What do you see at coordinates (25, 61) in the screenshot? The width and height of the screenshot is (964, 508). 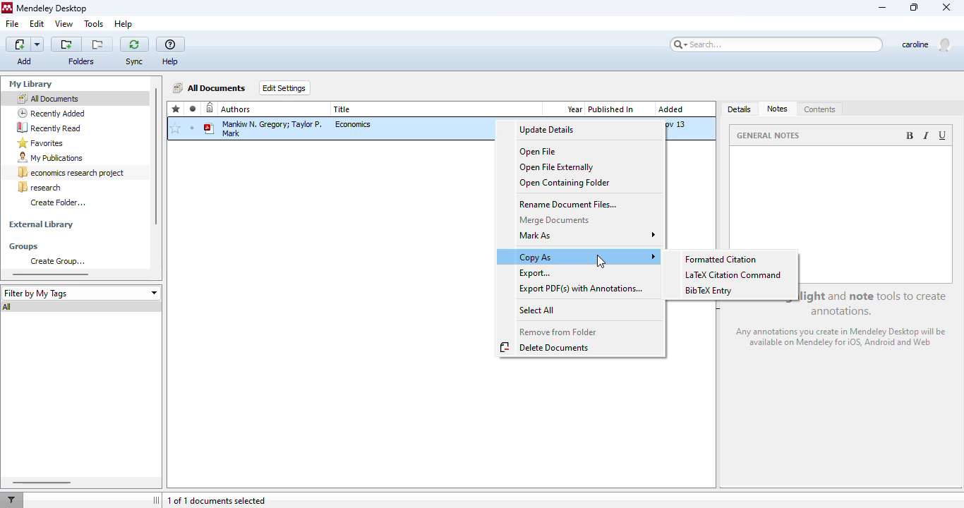 I see `Add` at bounding box center [25, 61].